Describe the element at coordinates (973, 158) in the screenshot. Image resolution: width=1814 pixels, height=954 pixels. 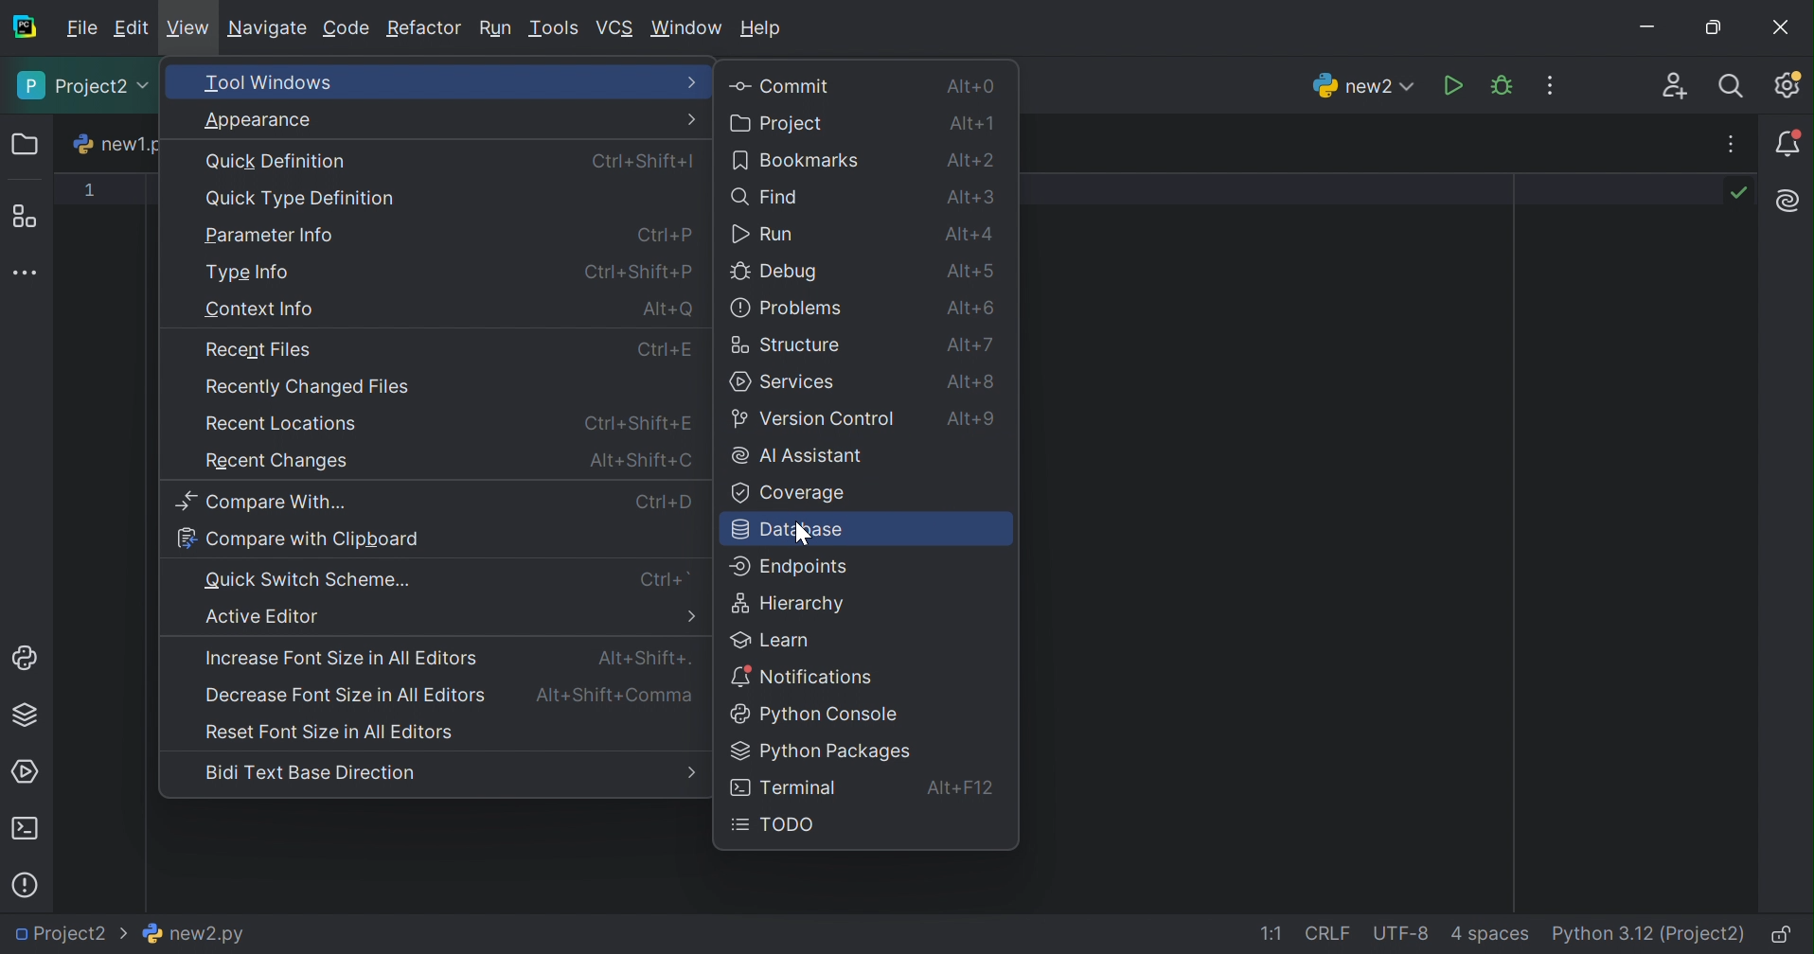
I see `Alt+2` at that location.